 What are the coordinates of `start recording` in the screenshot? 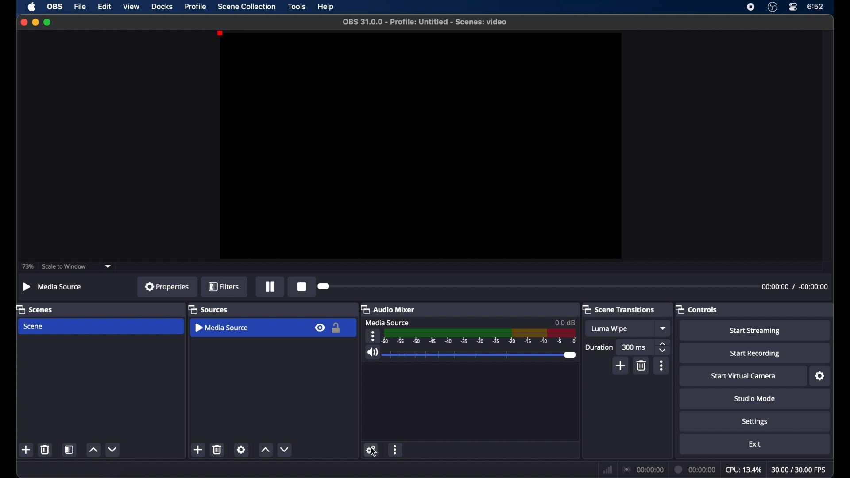 It's located at (755, 354).